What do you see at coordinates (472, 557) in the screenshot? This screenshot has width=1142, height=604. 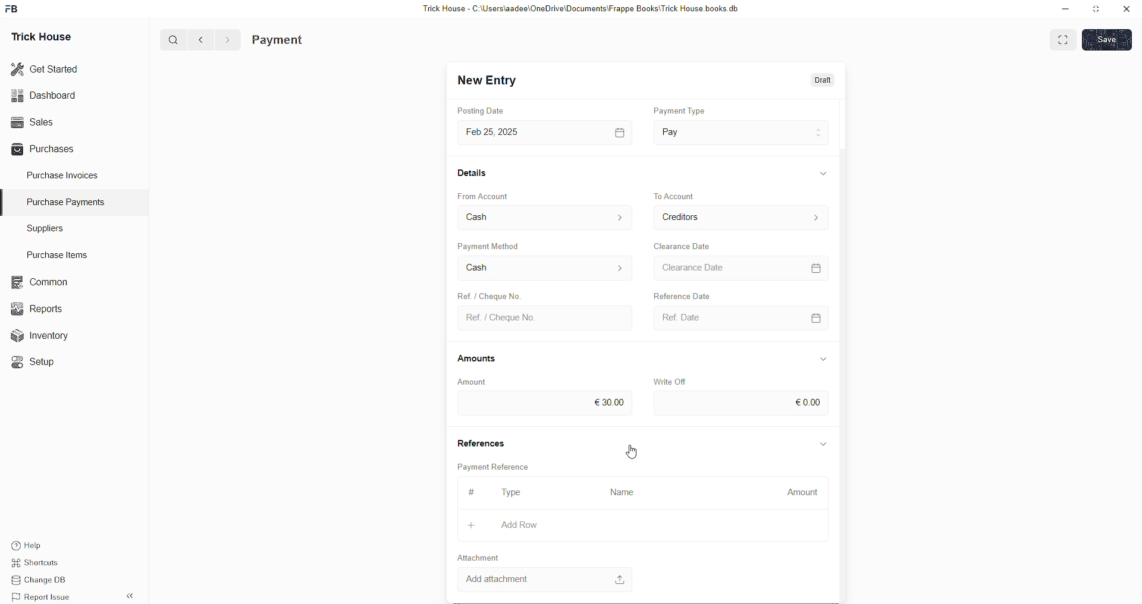 I see `Attachment` at bounding box center [472, 557].